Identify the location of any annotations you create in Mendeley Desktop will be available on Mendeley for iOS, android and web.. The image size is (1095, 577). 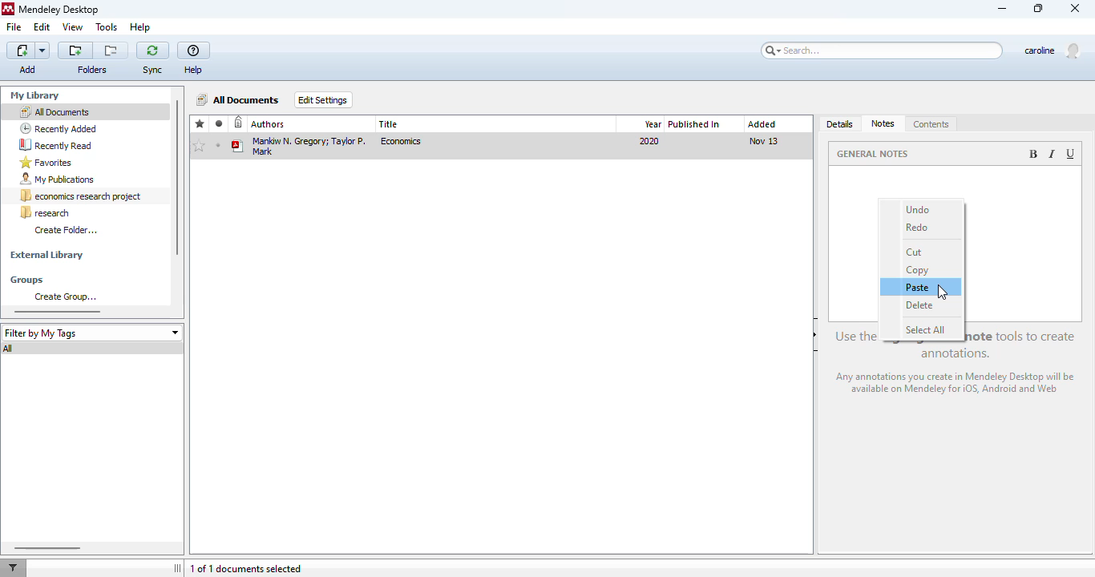
(958, 385).